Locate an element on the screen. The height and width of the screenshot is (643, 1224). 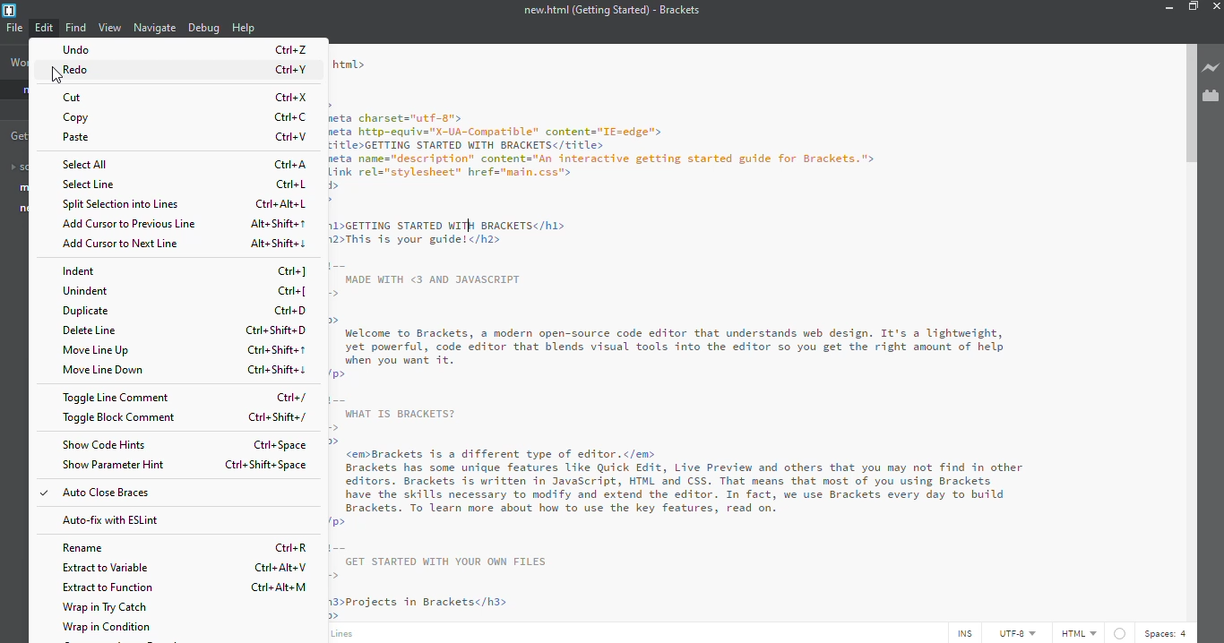
ctrl+alt+v is located at coordinates (280, 567).